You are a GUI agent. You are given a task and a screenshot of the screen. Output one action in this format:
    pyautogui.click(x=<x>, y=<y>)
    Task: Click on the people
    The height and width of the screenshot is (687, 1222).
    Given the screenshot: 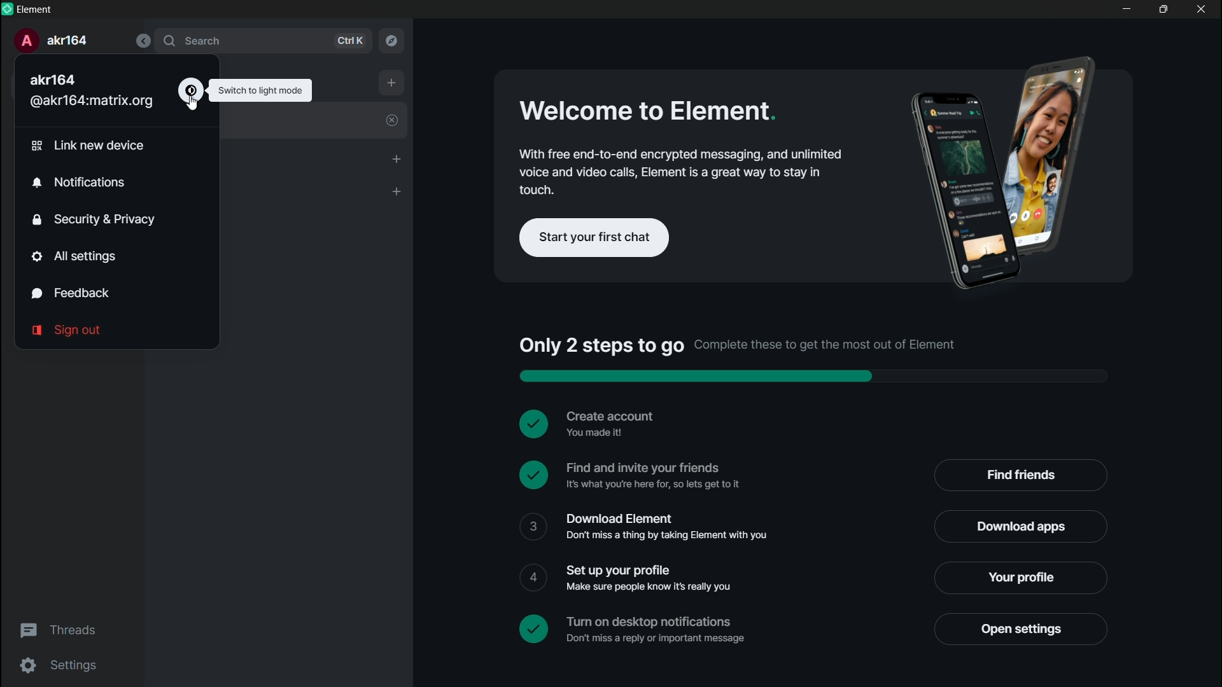 What is the action you would take?
    pyautogui.click(x=304, y=160)
    